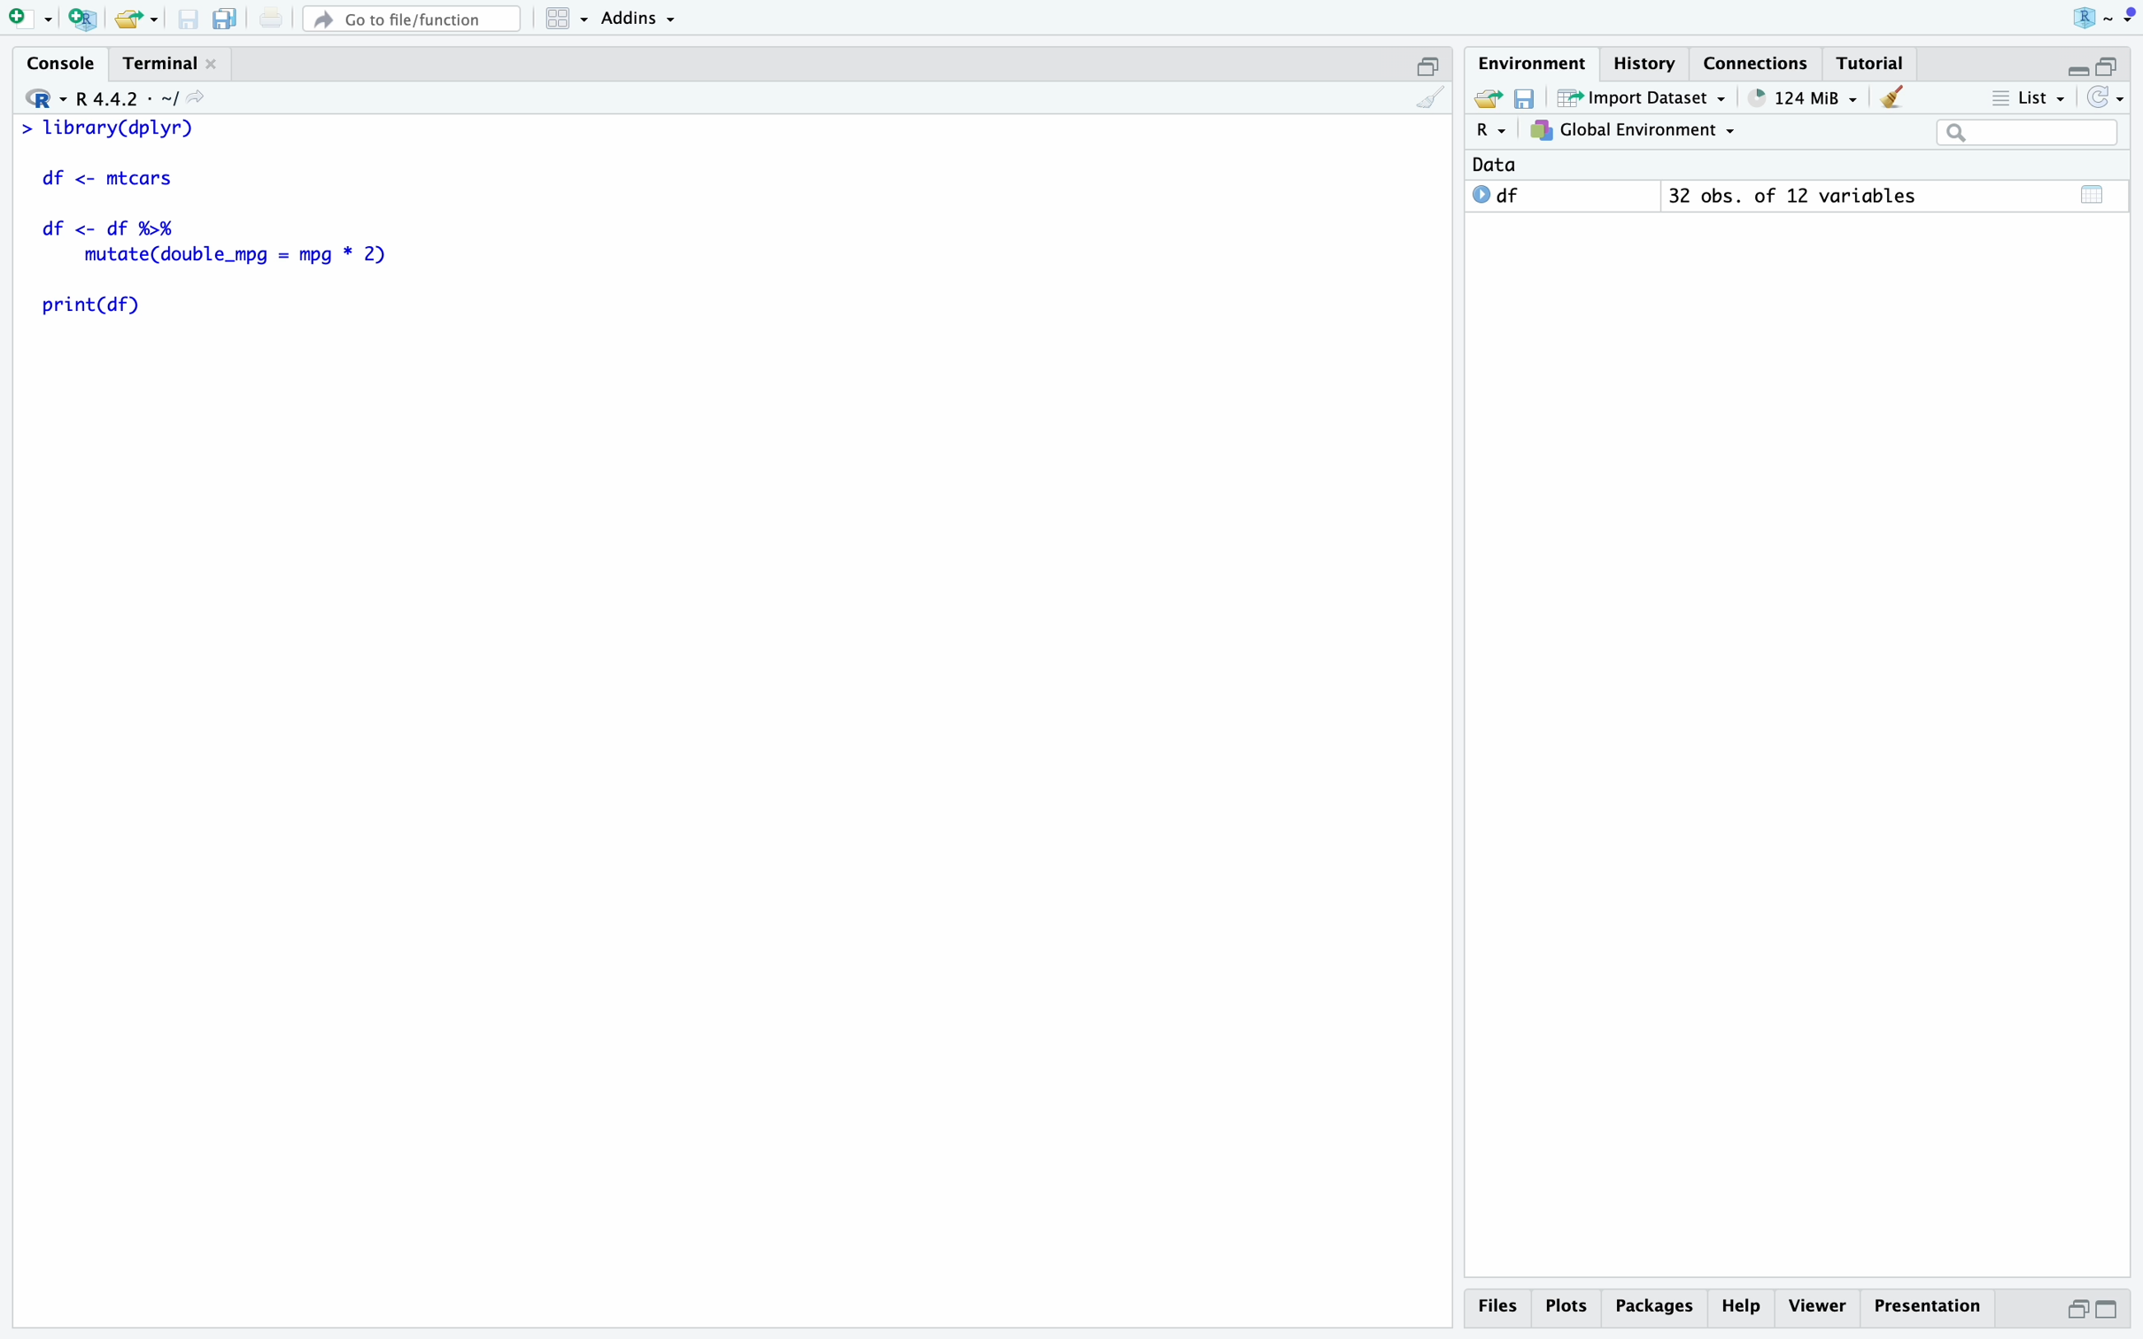  I want to click on Environment , so click(1534, 64).